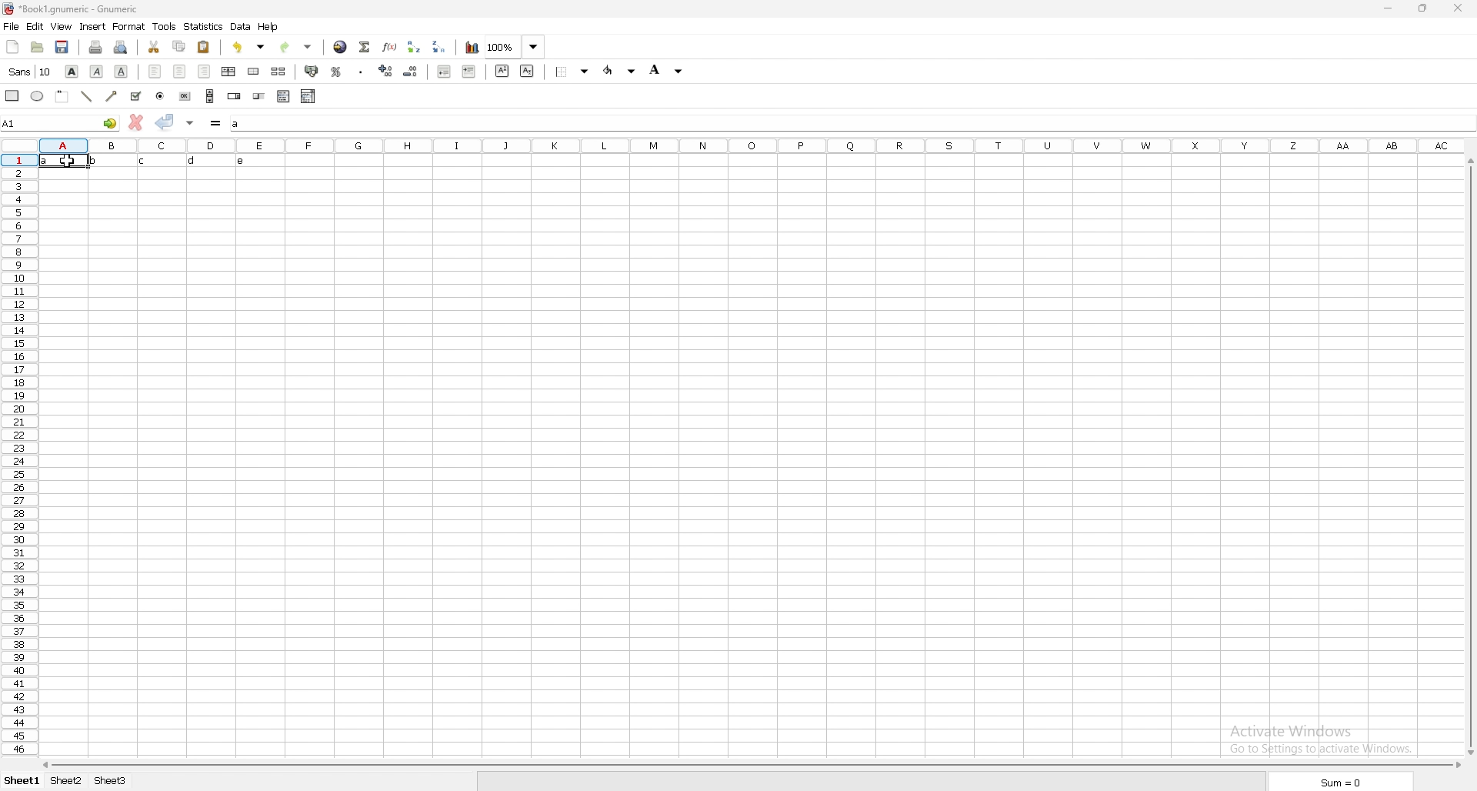 Image resolution: width=1477 pixels, height=791 pixels. Describe the element at coordinates (154, 71) in the screenshot. I see `left align` at that location.